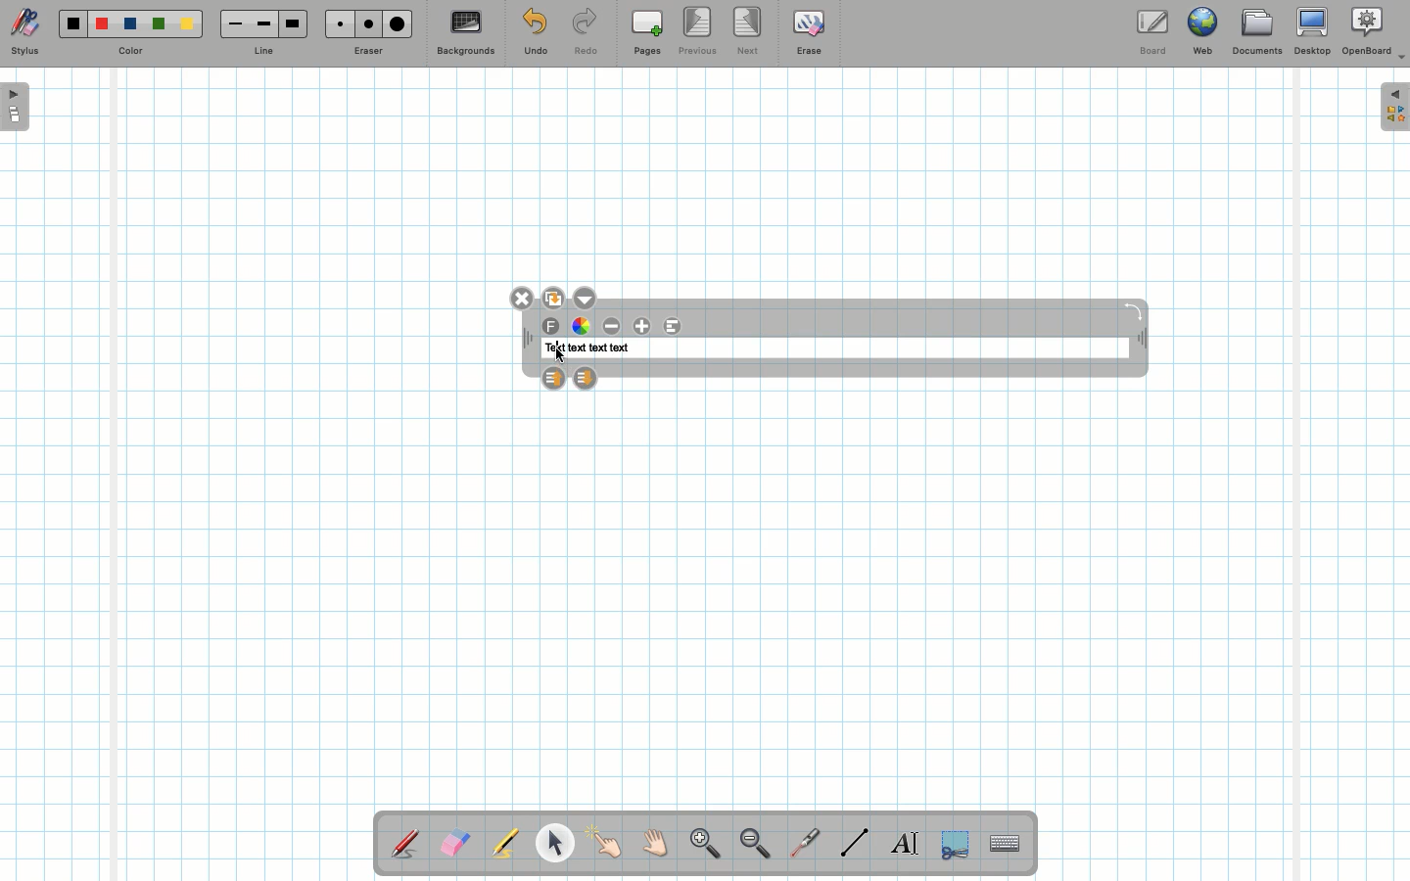 The image size is (1410, 881). What do you see at coordinates (585, 297) in the screenshot?
I see `Options` at bounding box center [585, 297].